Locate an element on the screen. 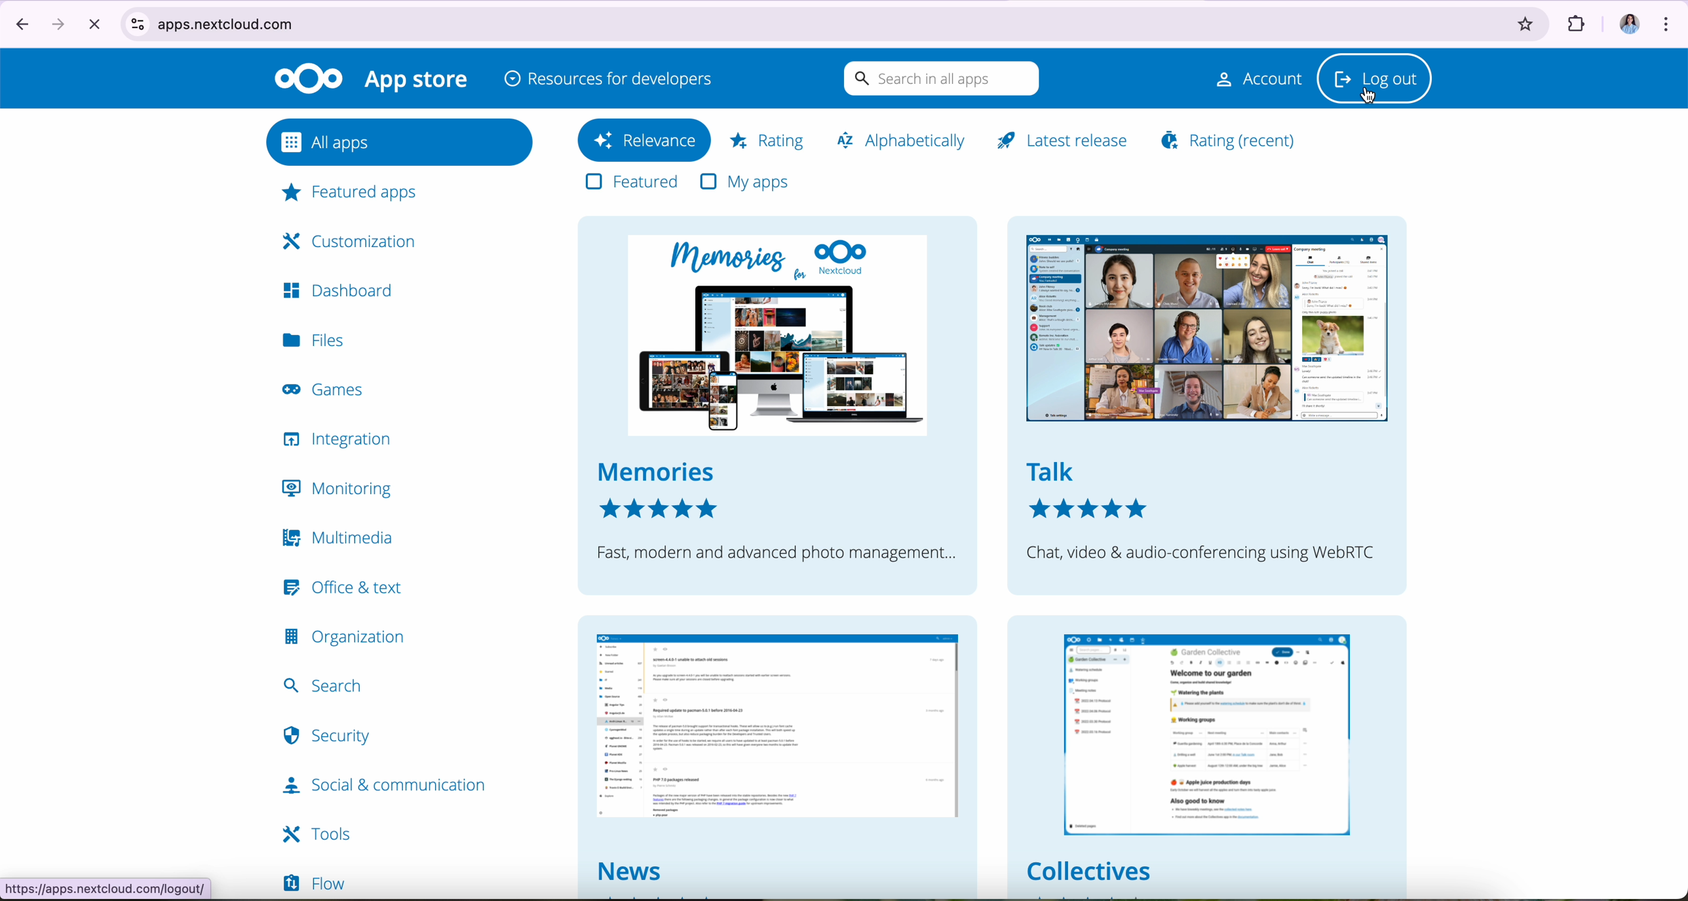  talk chat, video & audio conferencing using WebRTC is located at coordinates (1216, 415).